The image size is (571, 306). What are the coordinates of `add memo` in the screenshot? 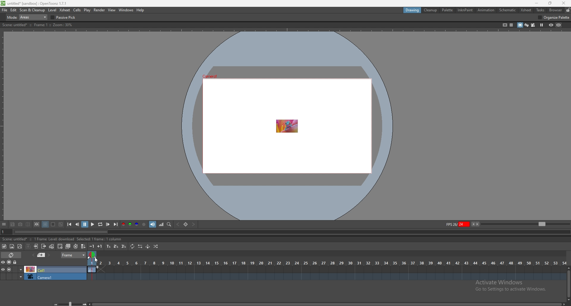 It's located at (33, 255).